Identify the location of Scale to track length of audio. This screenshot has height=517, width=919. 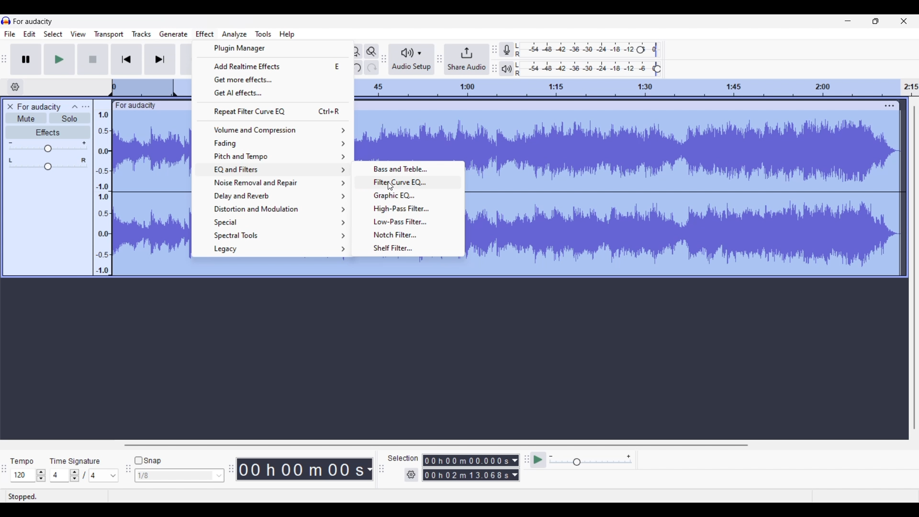
(150, 87).